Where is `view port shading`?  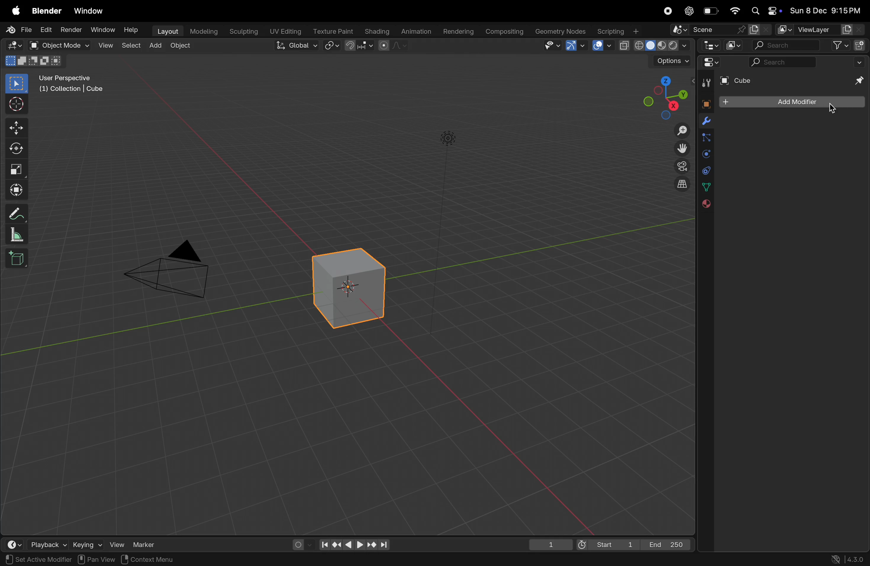 view port shading is located at coordinates (654, 46).